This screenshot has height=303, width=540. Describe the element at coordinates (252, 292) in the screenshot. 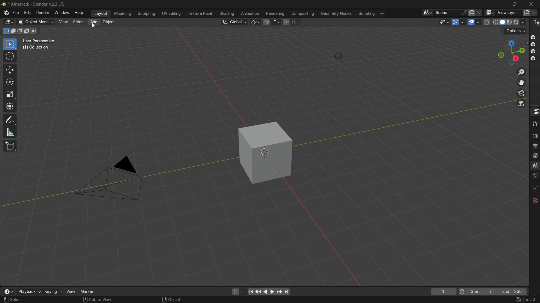

I see `move to the beginning` at that location.